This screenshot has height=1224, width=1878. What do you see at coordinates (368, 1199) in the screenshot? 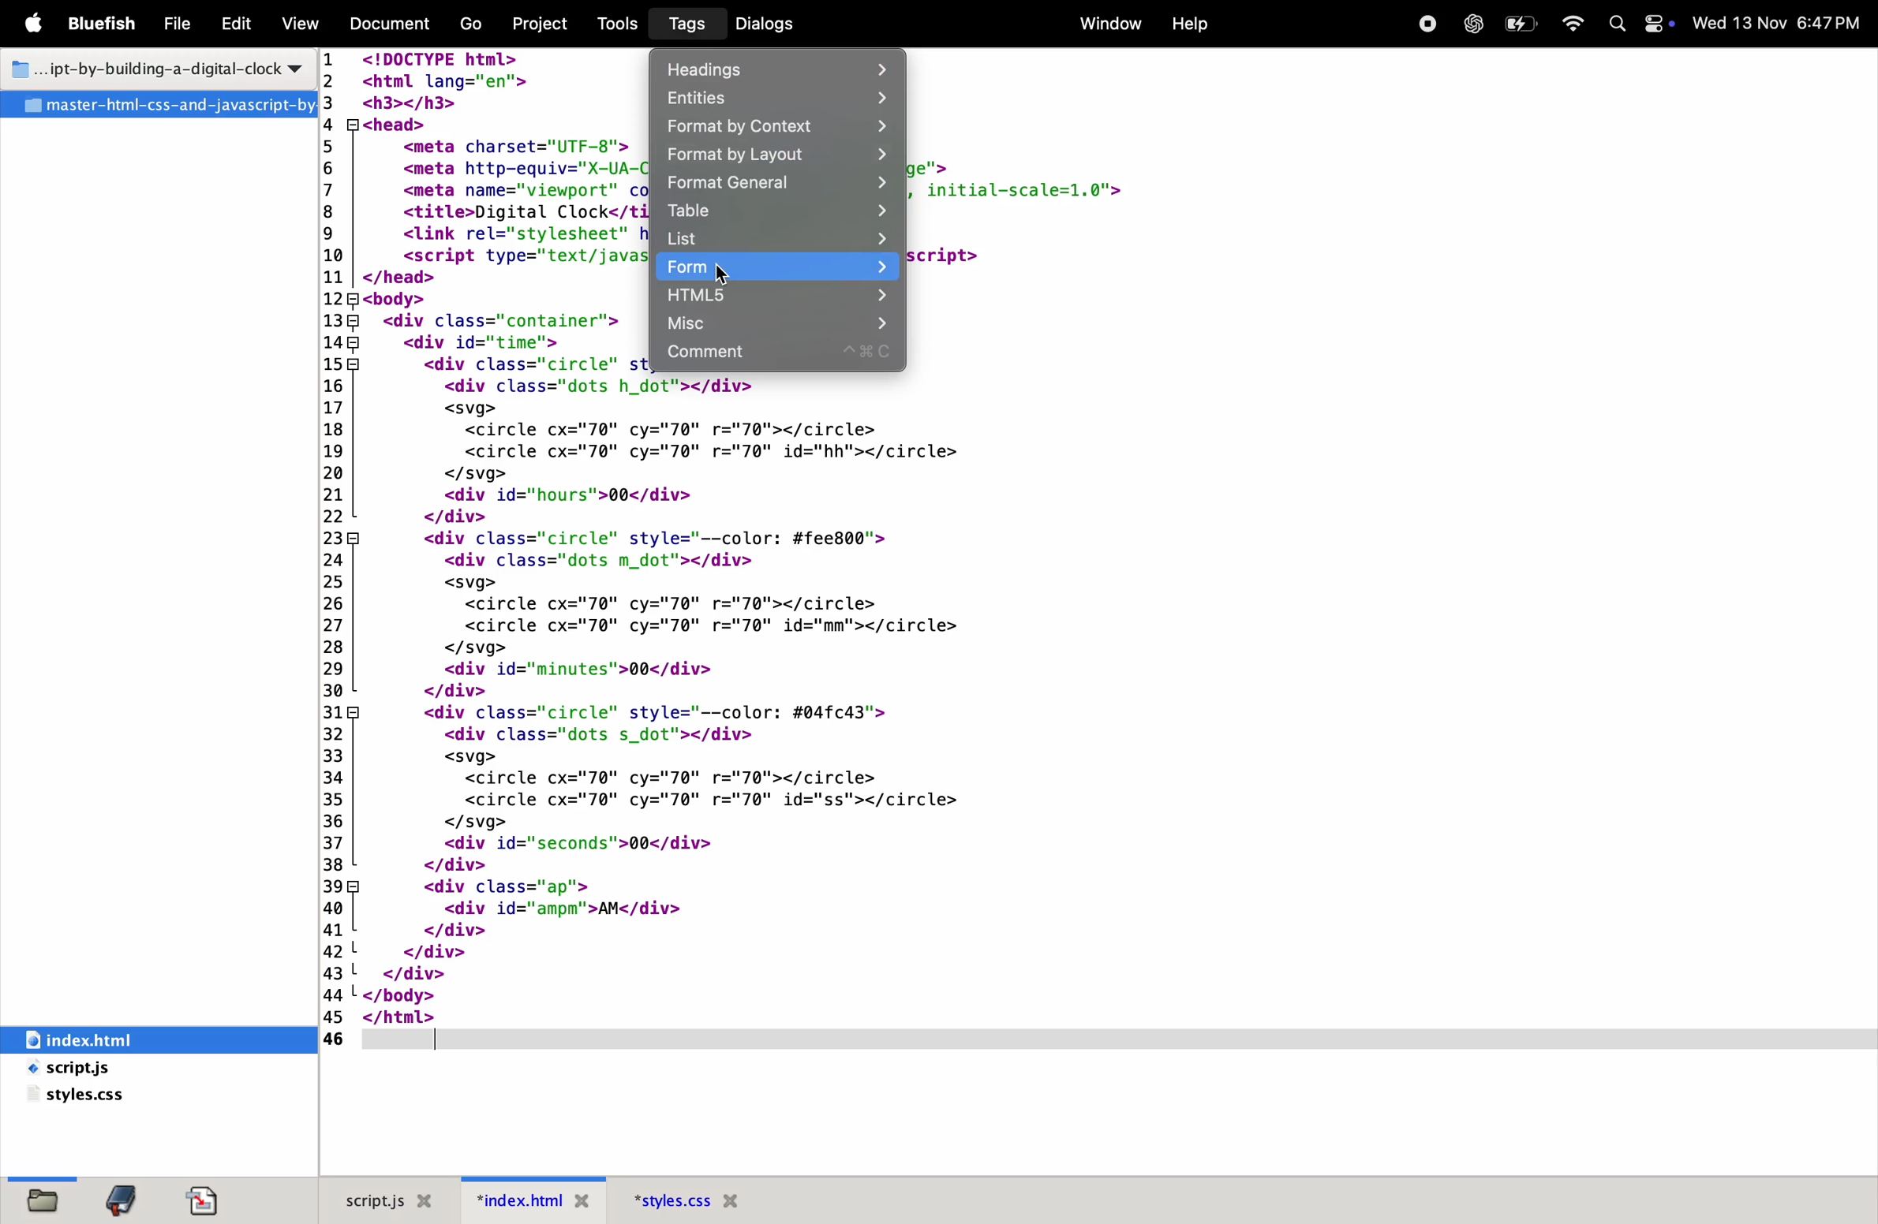
I see `script.js` at bounding box center [368, 1199].